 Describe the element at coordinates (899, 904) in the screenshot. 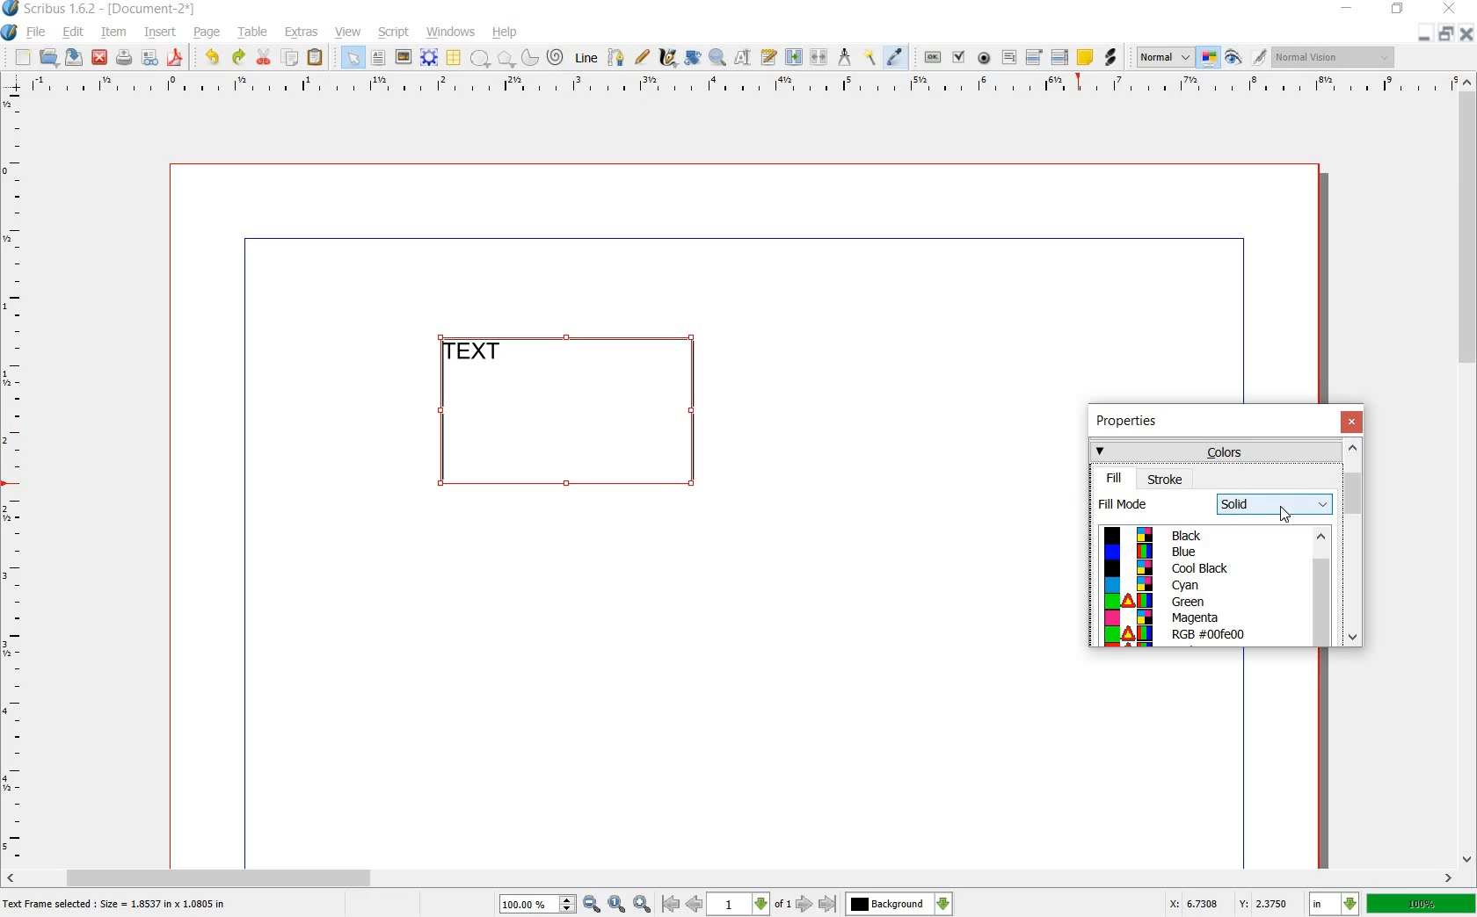

I see `Background` at that location.